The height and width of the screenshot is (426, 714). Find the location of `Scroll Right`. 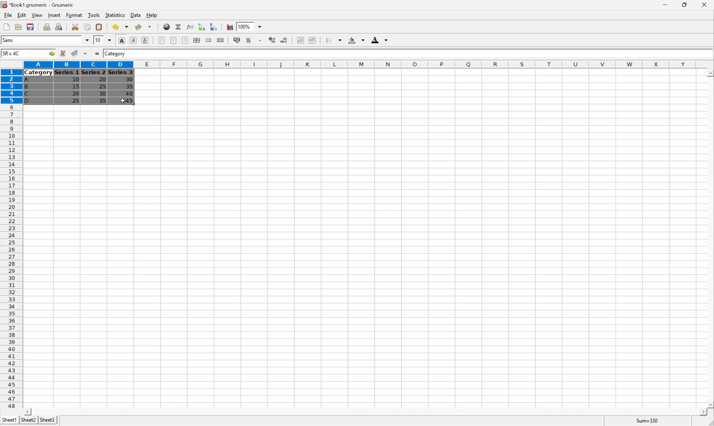

Scroll Right is located at coordinates (701, 413).